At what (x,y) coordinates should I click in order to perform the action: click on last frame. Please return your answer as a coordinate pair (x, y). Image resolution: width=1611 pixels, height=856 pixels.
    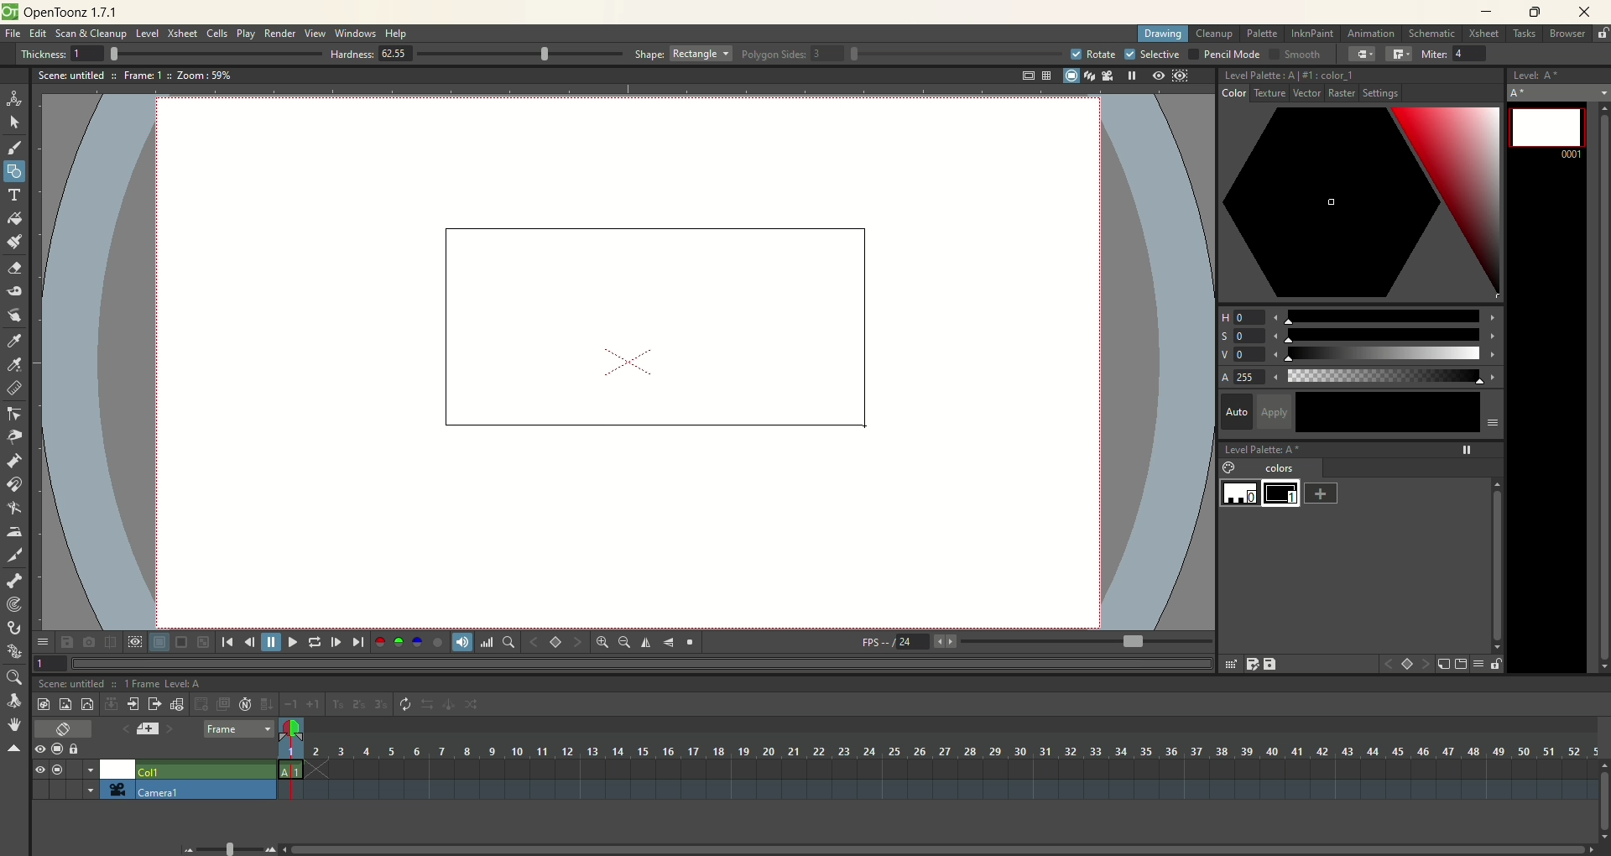
    Looking at the image, I should click on (360, 642).